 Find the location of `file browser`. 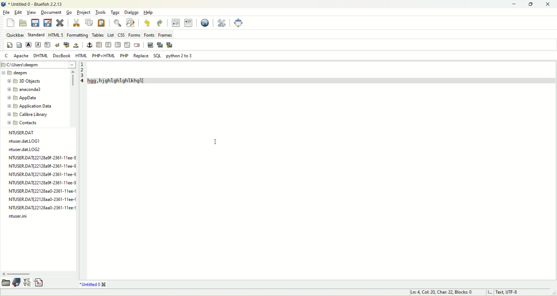

file browser is located at coordinates (6, 283).